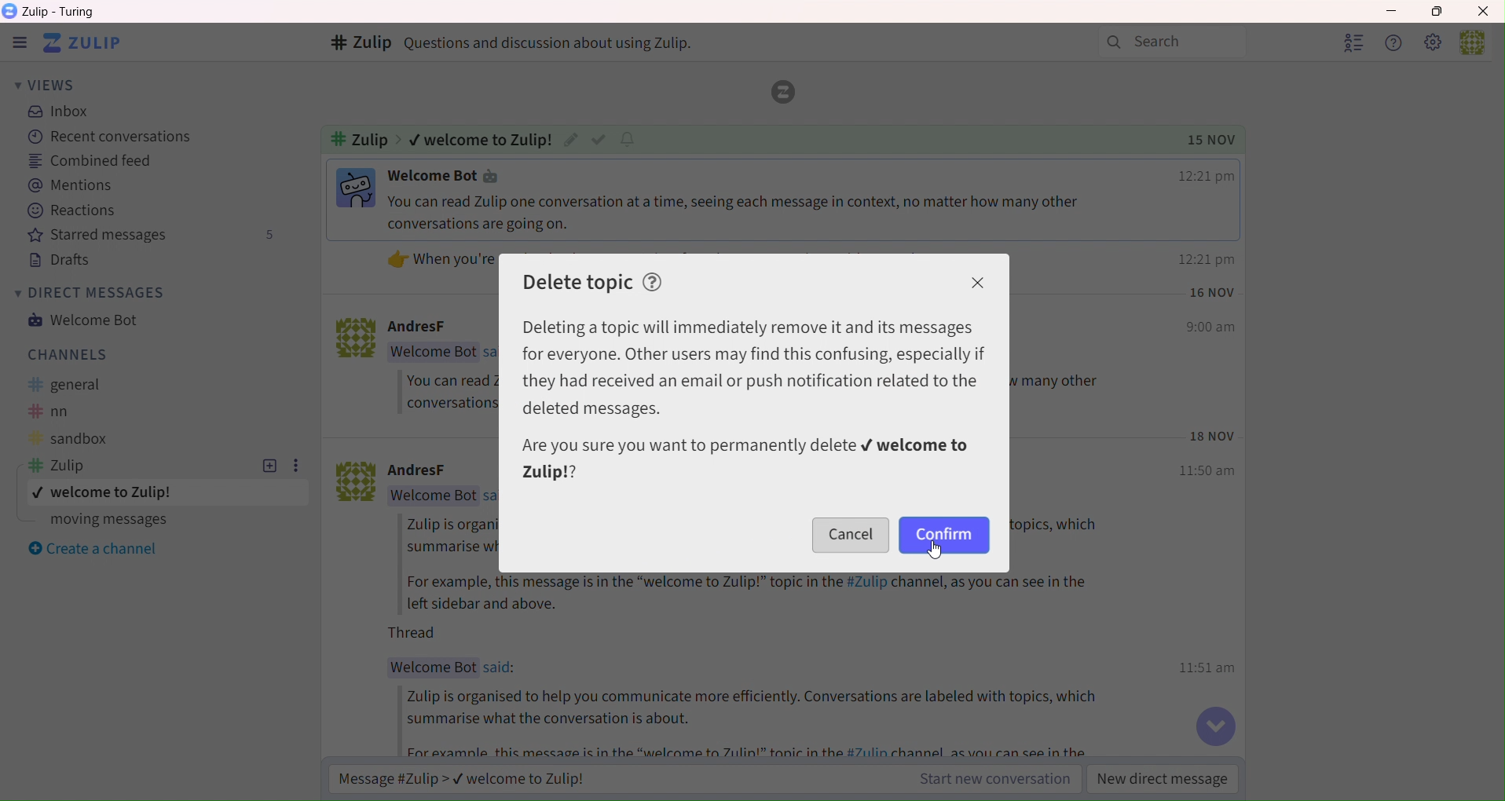 The width and height of the screenshot is (1505, 801). Describe the element at coordinates (434, 353) in the screenshot. I see `Text` at that location.